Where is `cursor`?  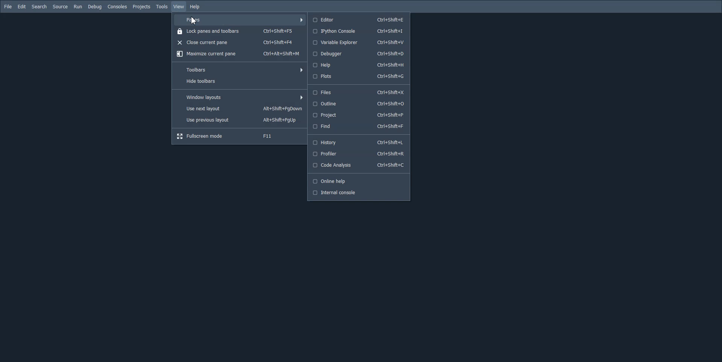
cursor is located at coordinates (195, 21).